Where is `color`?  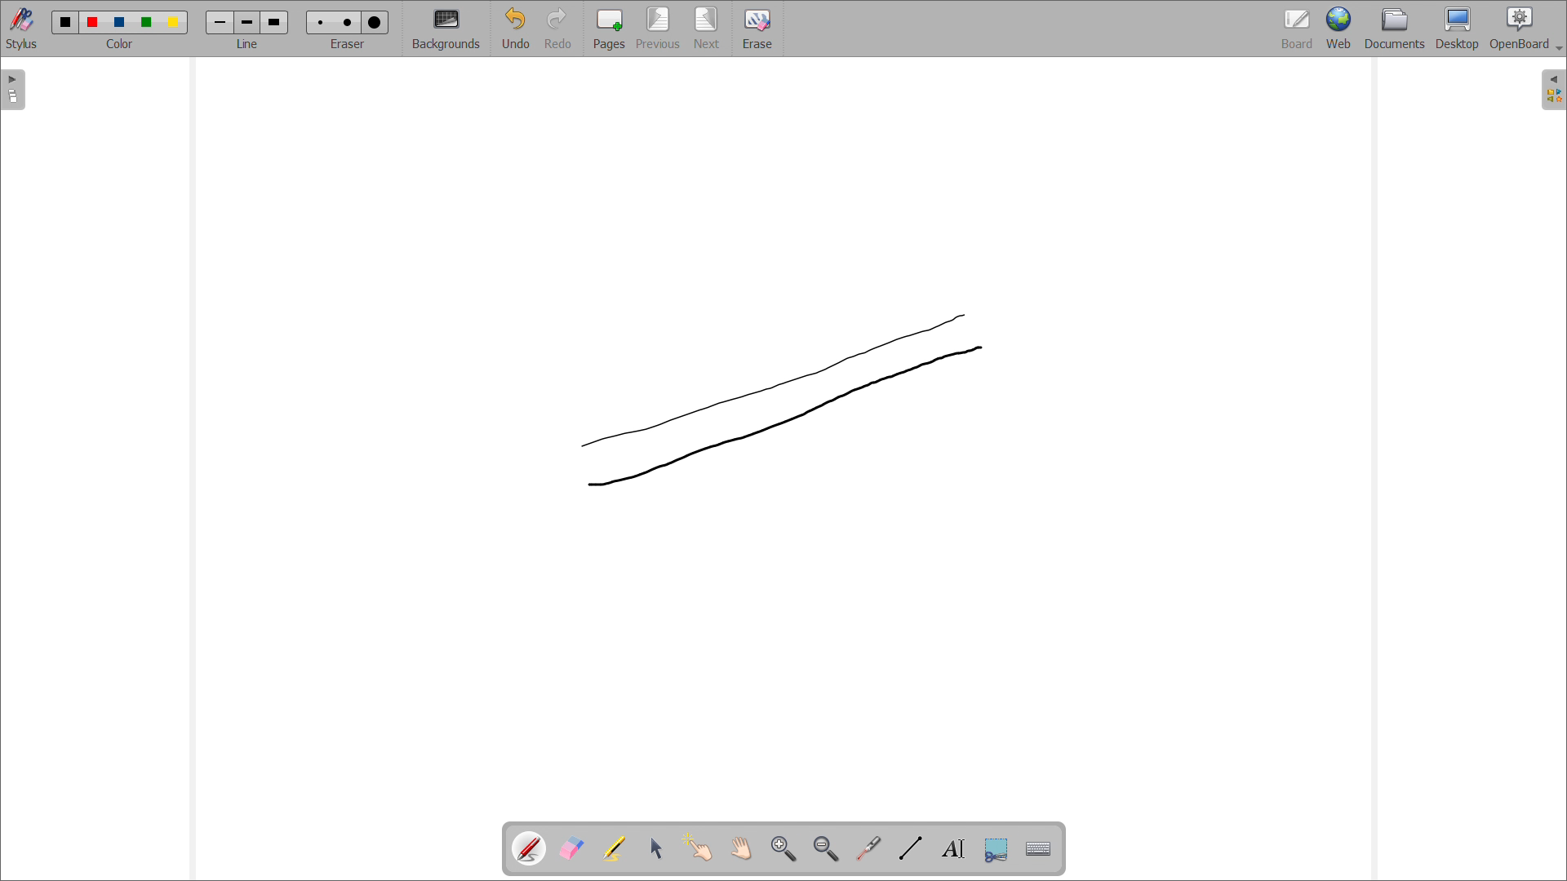 color is located at coordinates (149, 23).